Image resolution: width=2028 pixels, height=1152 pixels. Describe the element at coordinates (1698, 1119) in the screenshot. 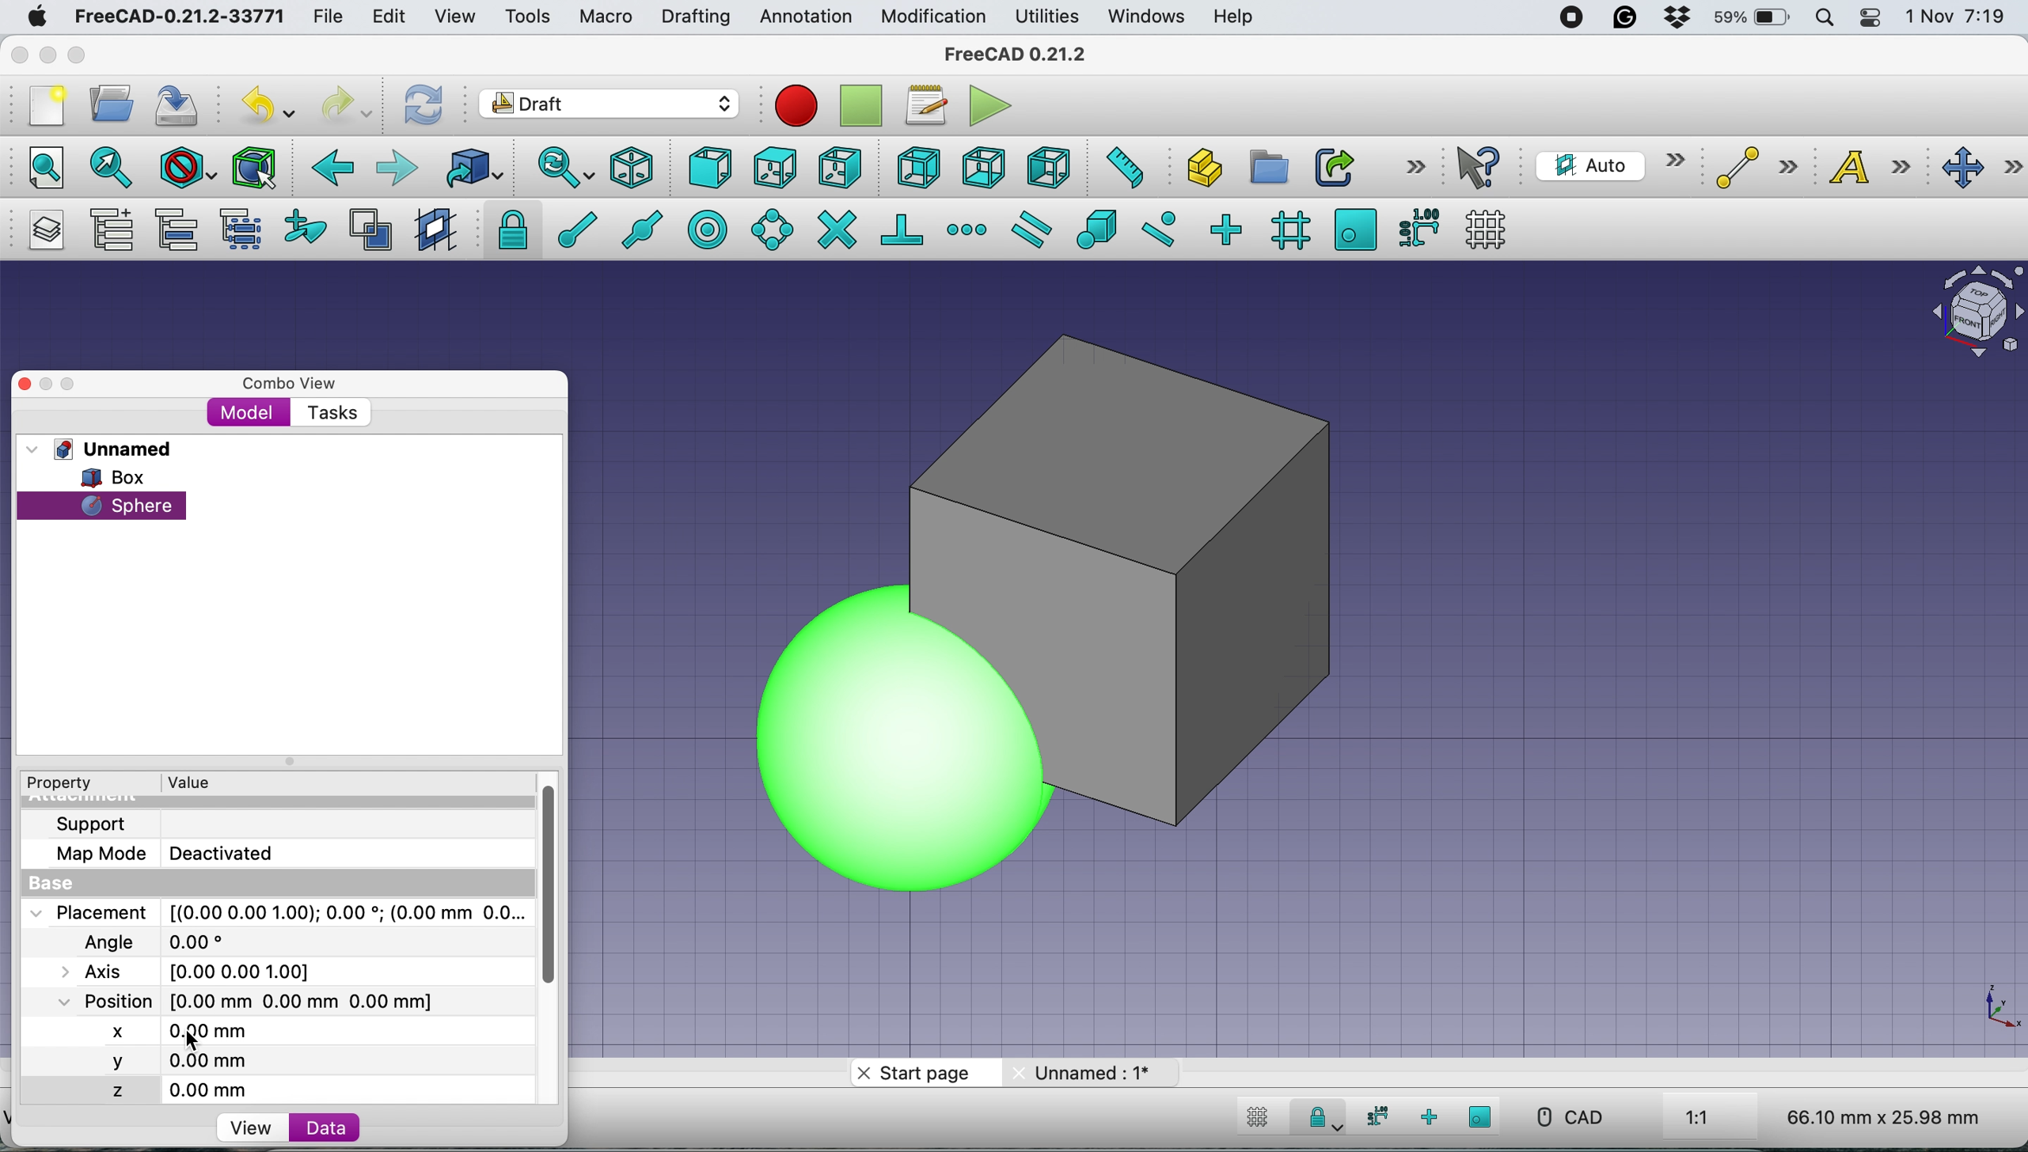

I see `aspect ratio` at that location.